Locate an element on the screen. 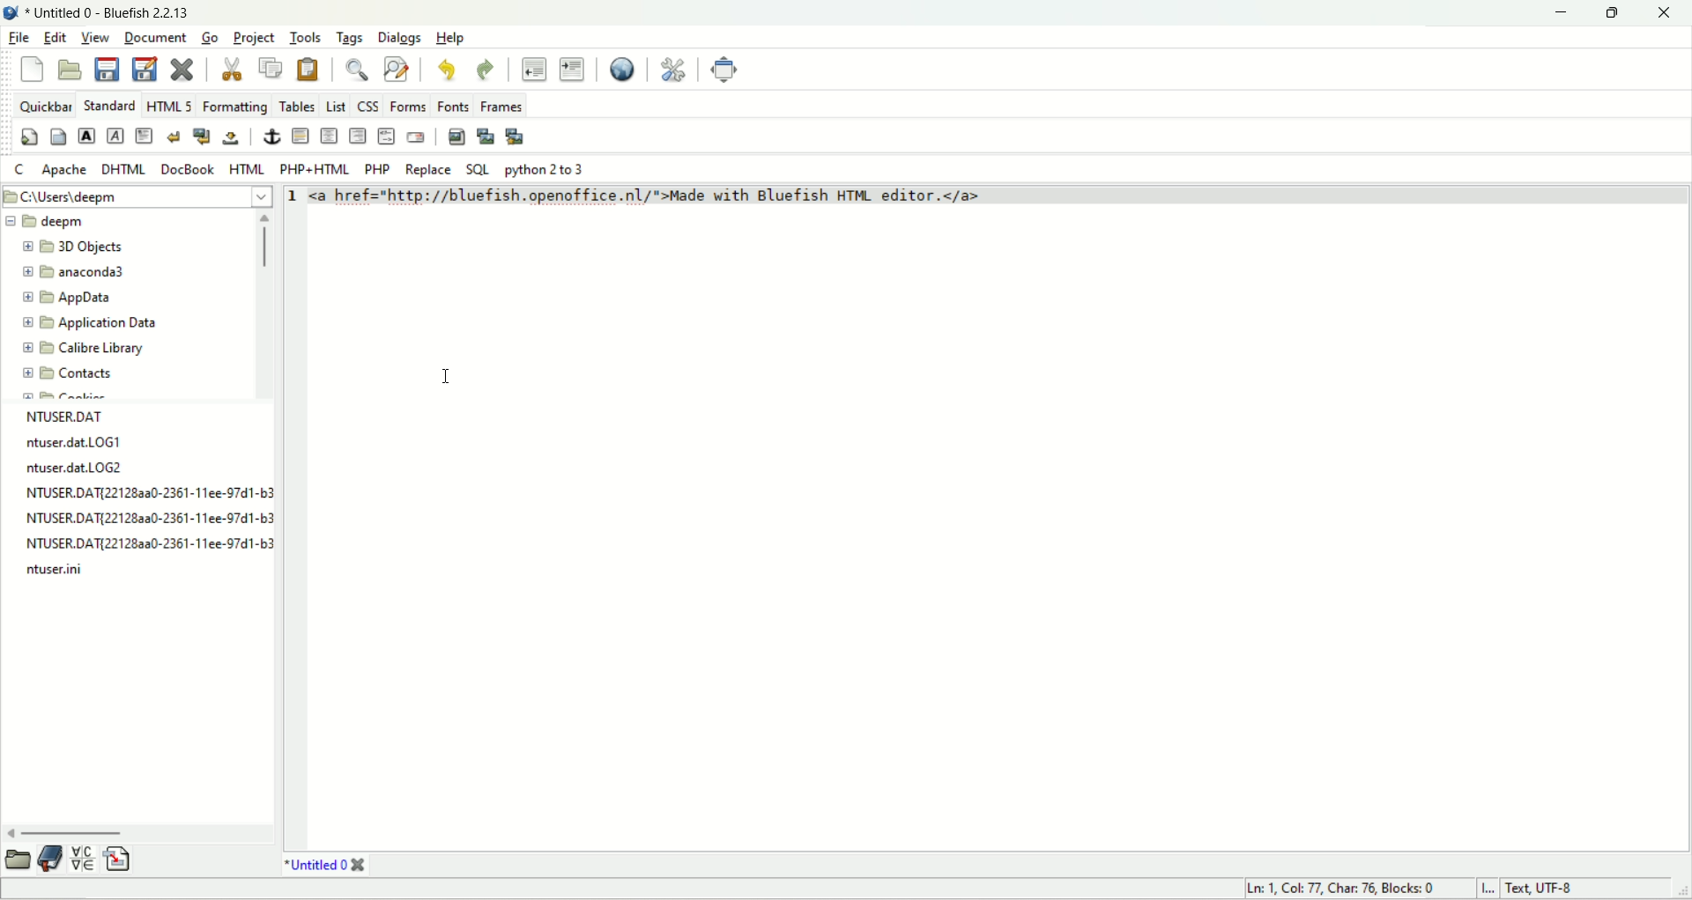 This screenshot has height=900, width=1692. logo is located at coordinates (11, 13).